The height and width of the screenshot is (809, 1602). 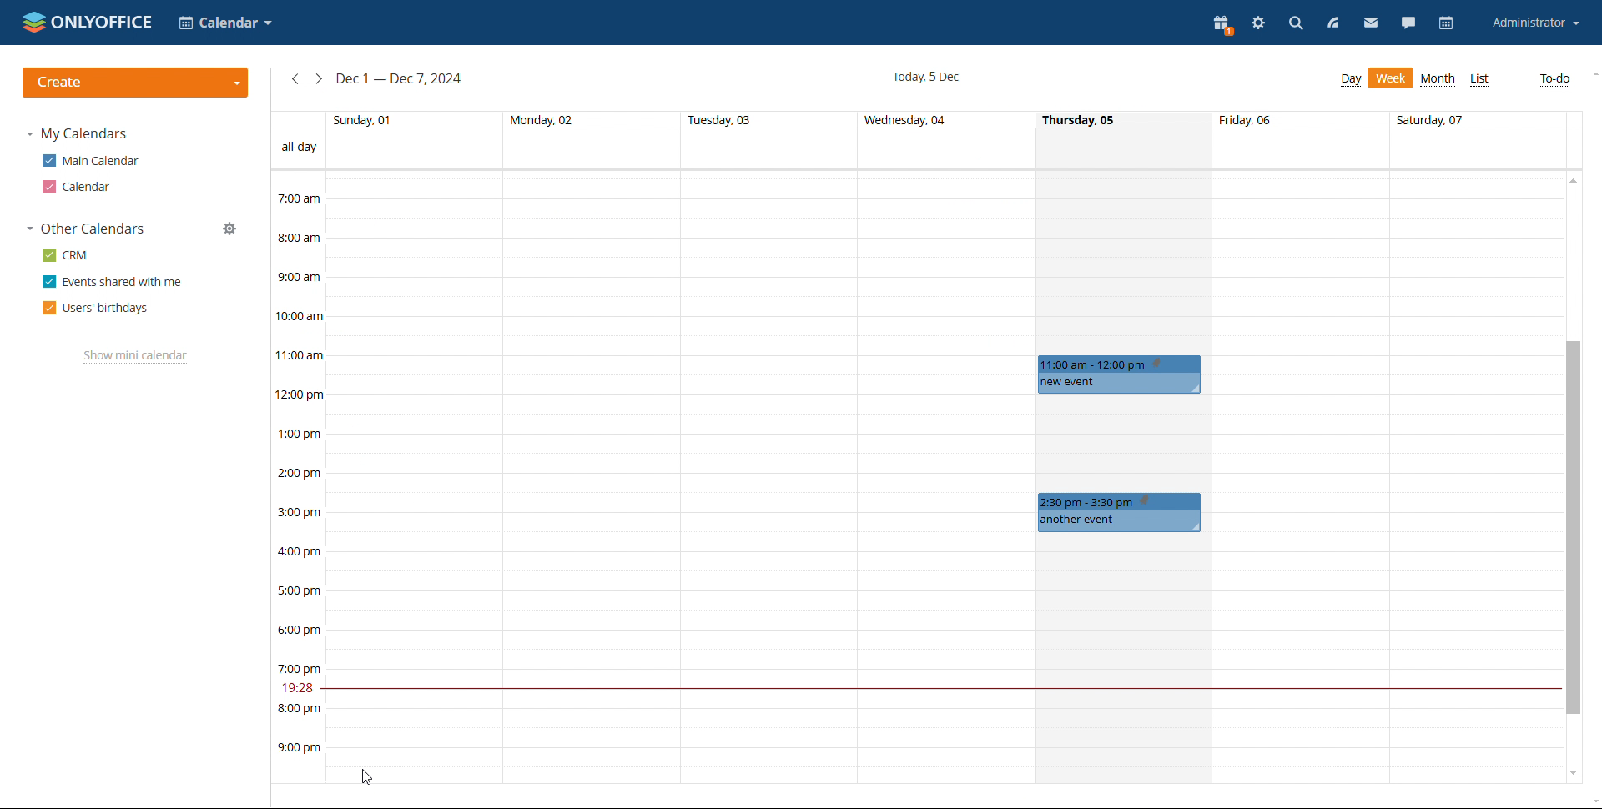 What do you see at coordinates (1429, 121) in the screenshot?
I see `Saturday, 07` at bounding box center [1429, 121].